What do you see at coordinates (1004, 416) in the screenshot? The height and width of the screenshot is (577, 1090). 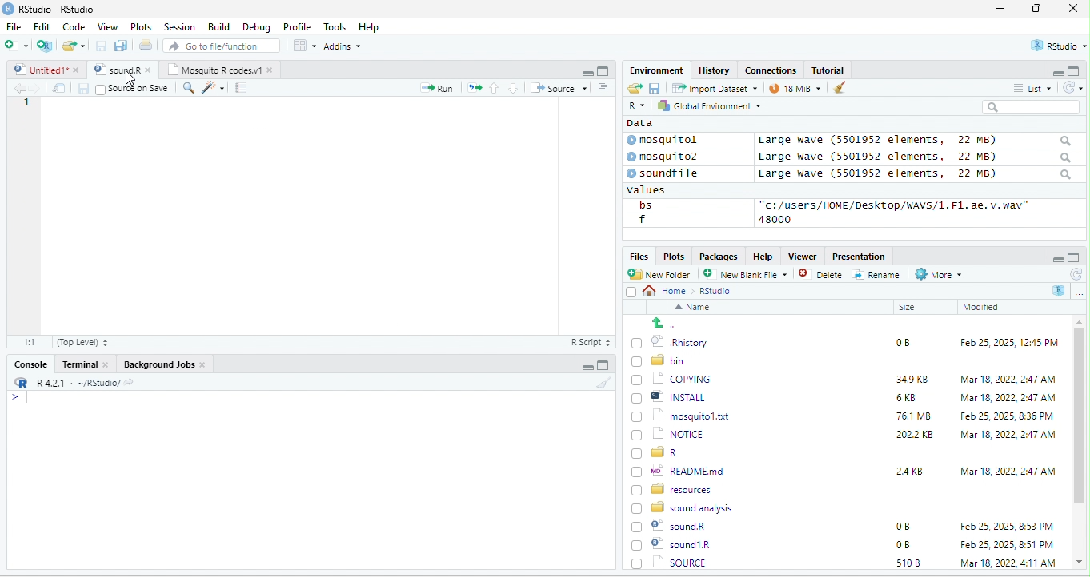 I see `Feb 25, 2025, 8:36 PM` at bounding box center [1004, 416].